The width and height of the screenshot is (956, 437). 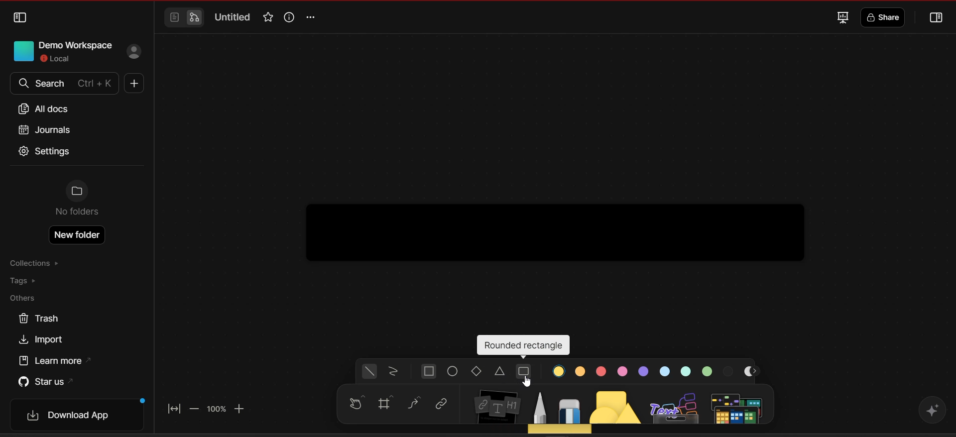 What do you see at coordinates (183, 18) in the screenshot?
I see `switch` at bounding box center [183, 18].